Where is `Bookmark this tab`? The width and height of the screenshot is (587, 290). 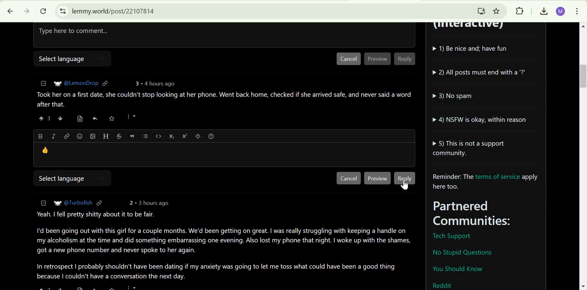 Bookmark this tab is located at coordinates (497, 10).